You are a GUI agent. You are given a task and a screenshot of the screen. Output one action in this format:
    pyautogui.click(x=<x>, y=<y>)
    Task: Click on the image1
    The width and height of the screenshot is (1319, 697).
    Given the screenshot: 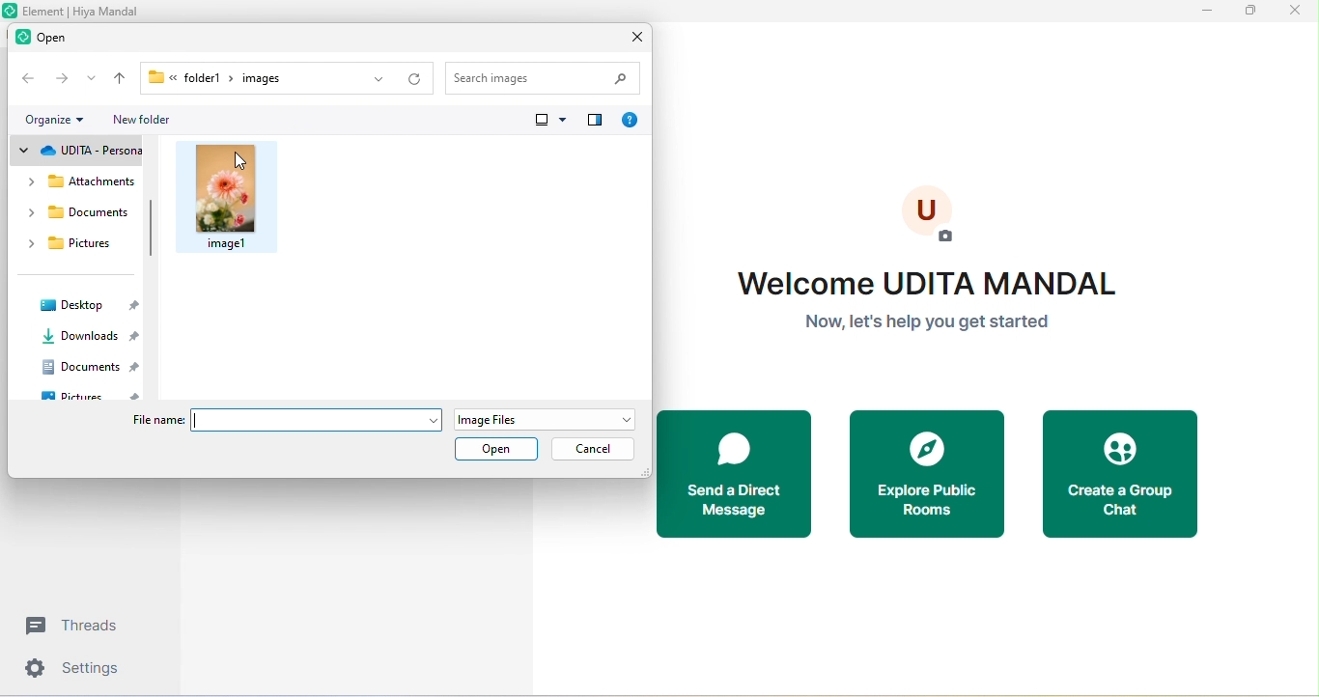 What is the action you would take?
    pyautogui.click(x=239, y=194)
    